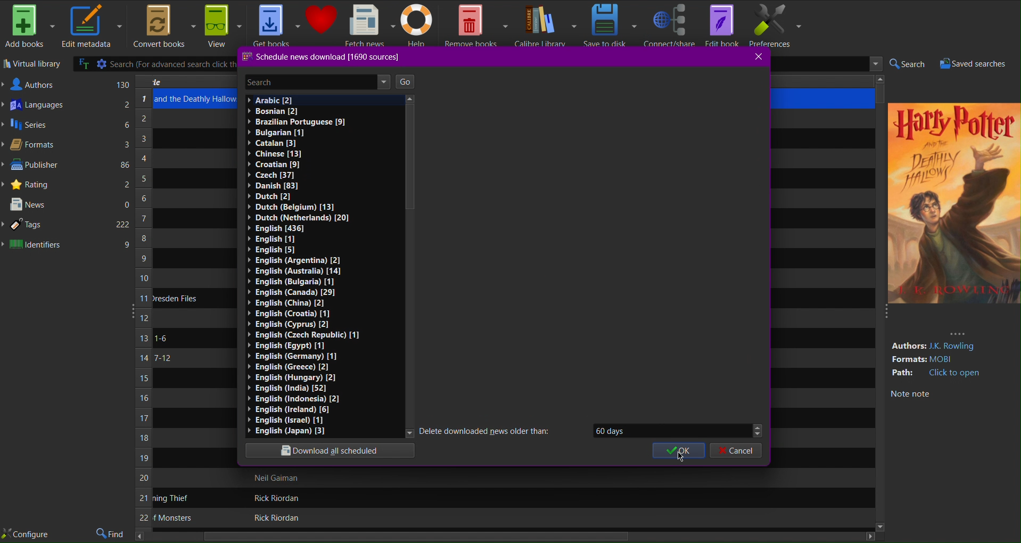 This screenshot has height=543, width=1021. Describe the element at coordinates (68, 205) in the screenshot. I see `News` at that location.